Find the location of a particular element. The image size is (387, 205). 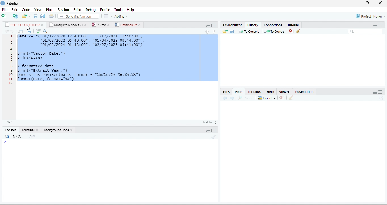

save is located at coordinates (29, 31).